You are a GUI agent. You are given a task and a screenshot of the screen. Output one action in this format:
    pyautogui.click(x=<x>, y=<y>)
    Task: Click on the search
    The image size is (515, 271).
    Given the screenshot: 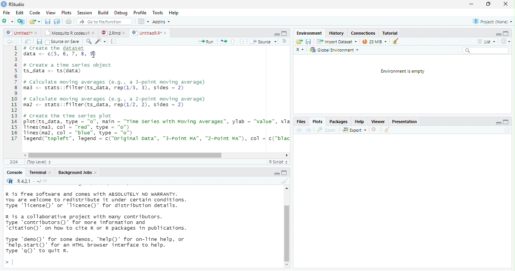 What is the action you would take?
    pyautogui.click(x=88, y=41)
    